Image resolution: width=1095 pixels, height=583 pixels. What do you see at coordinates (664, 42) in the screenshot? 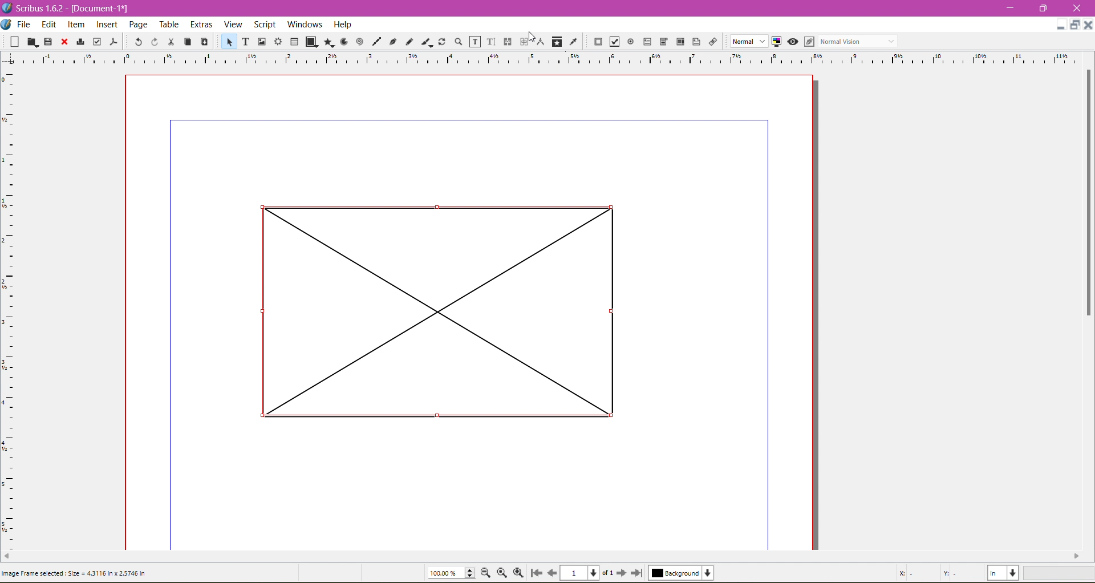
I see `PDF Combo Box` at bounding box center [664, 42].